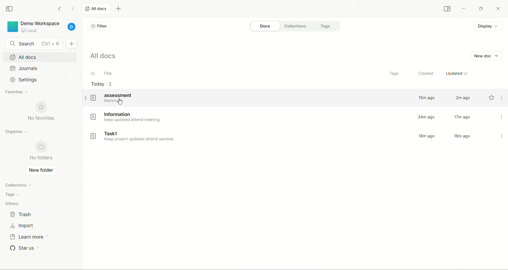  I want to click on taday-3, so click(103, 84).